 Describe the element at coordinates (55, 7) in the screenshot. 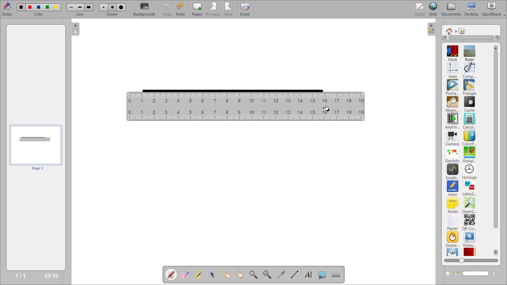

I see `color 5` at that location.